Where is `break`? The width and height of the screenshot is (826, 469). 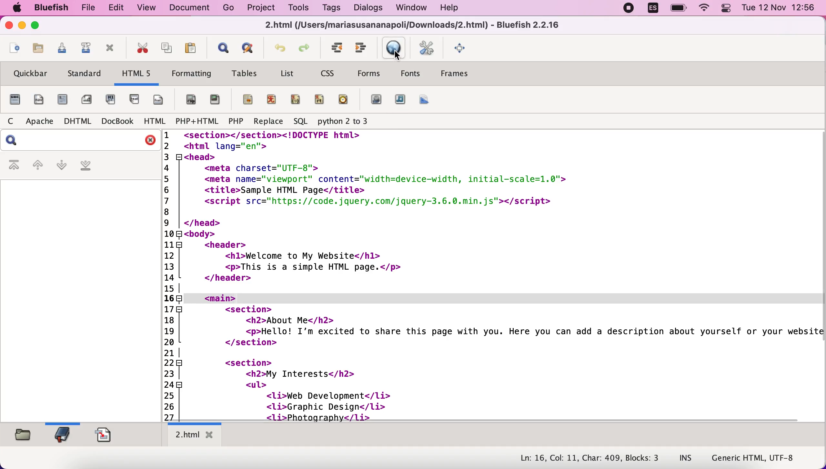 break is located at coordinates (135, 100).